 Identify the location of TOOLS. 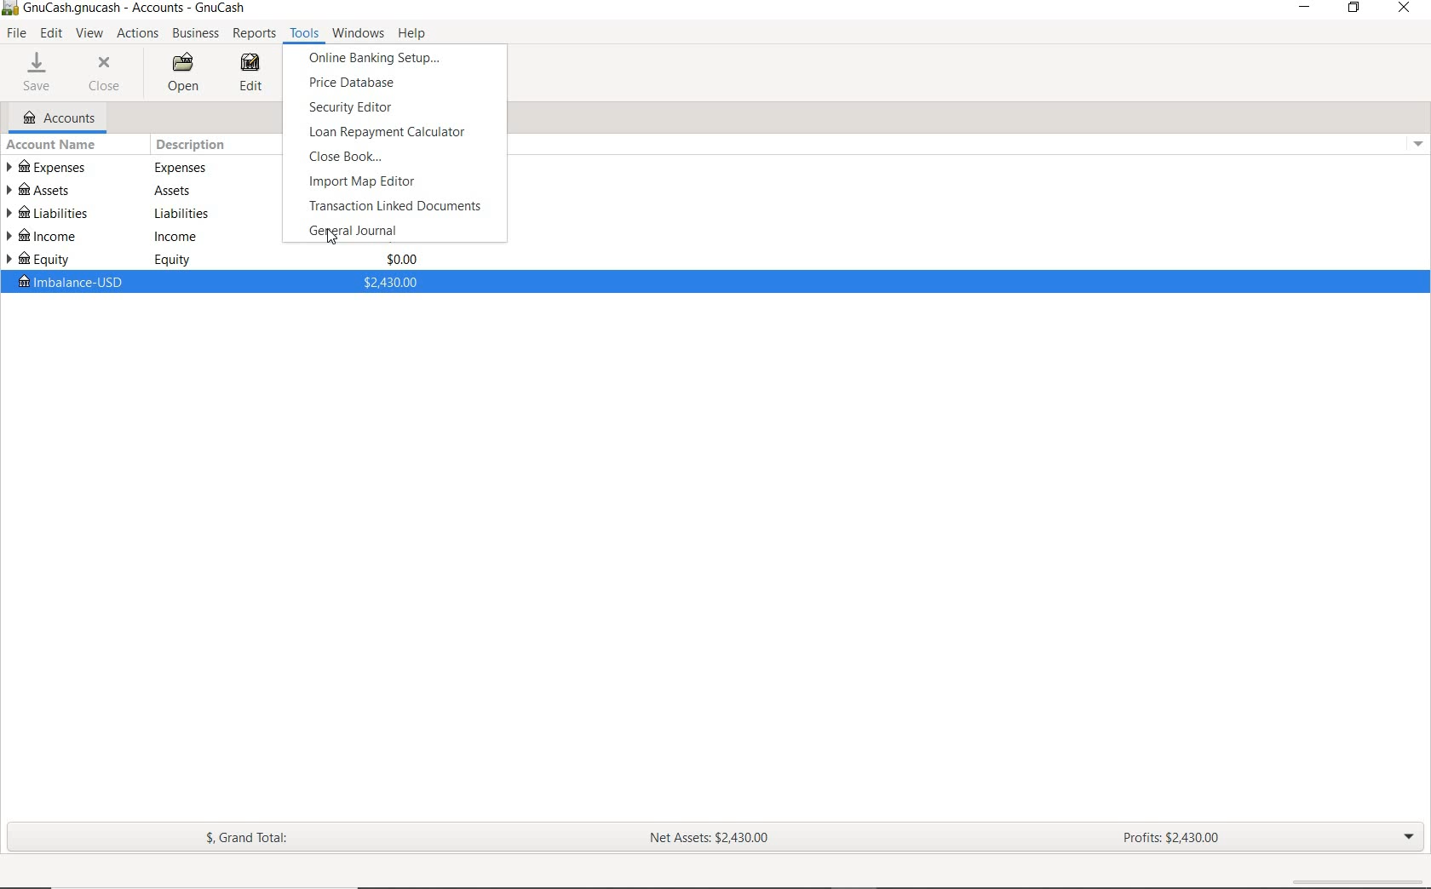
(304, 34).